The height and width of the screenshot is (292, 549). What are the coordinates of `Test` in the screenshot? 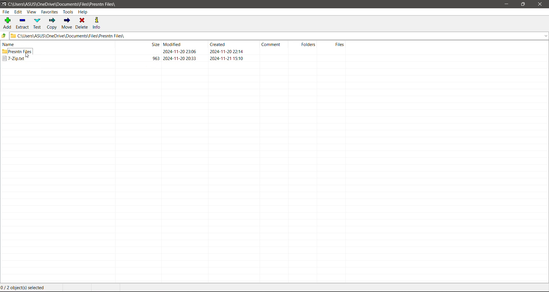 It's located at (38, 23).